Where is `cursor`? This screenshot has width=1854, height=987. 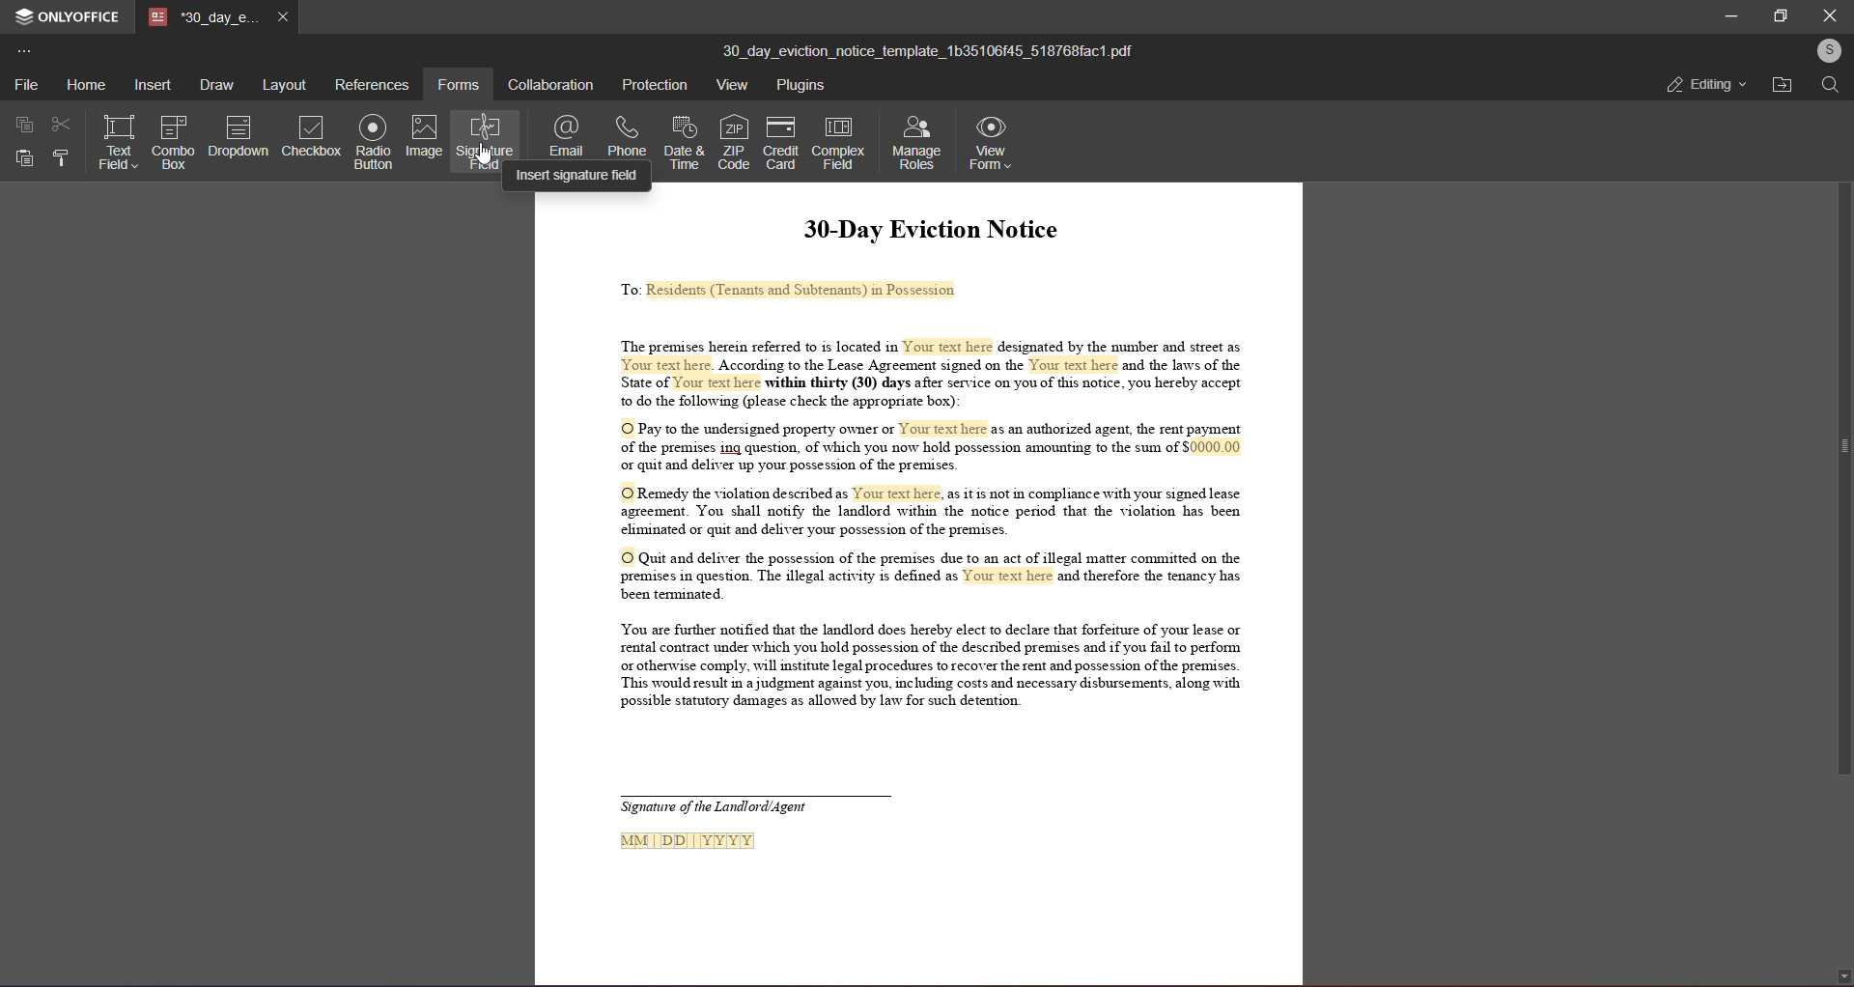 cursor is located at coordinates (484, 155).